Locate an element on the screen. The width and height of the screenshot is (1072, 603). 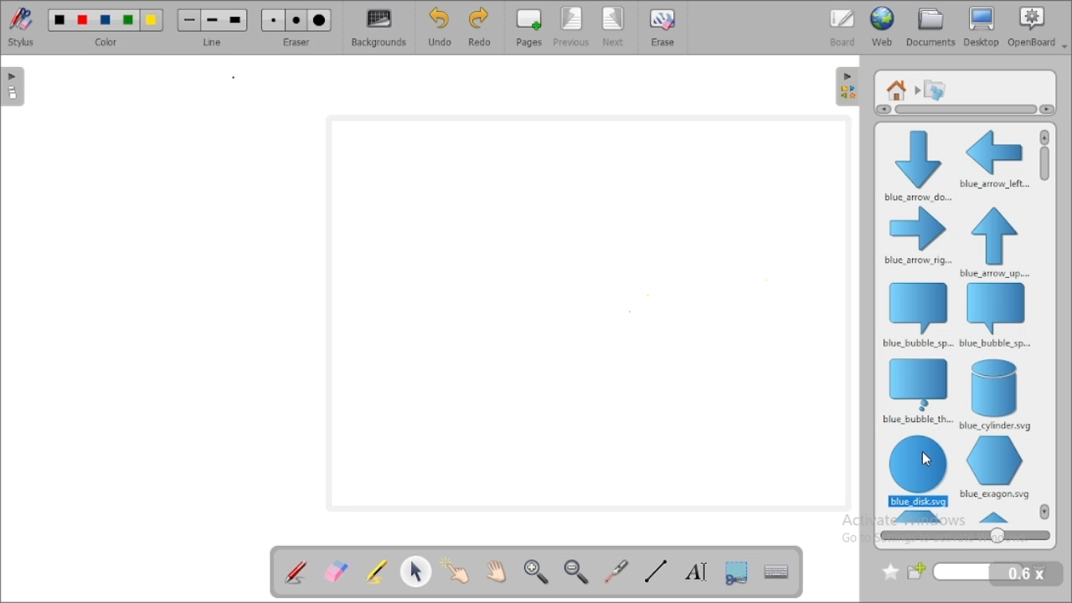
blue bubble speak left is located at coordinates (997, 316).